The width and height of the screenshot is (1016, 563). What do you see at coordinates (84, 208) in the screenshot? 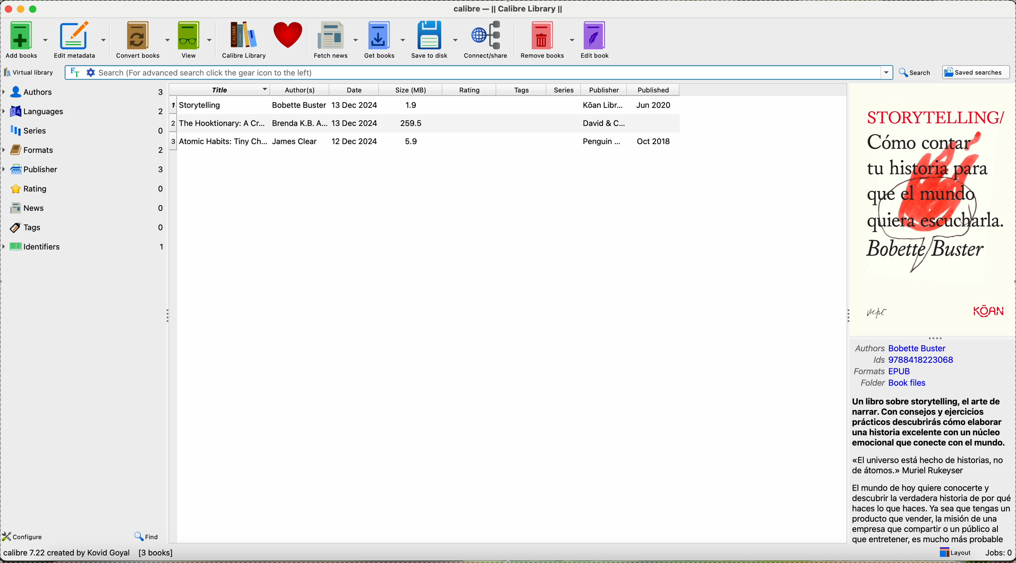
I see `news` at bounding box center [84, 208].